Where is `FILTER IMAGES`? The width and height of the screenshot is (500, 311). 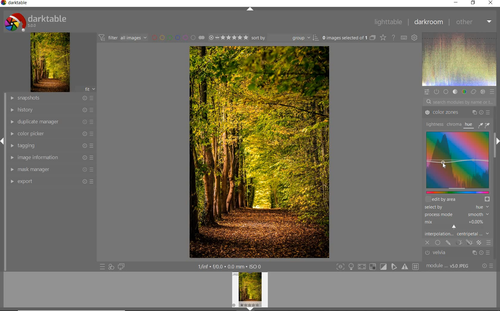 FILTER IMAGES is located at coordinates (123, 38).